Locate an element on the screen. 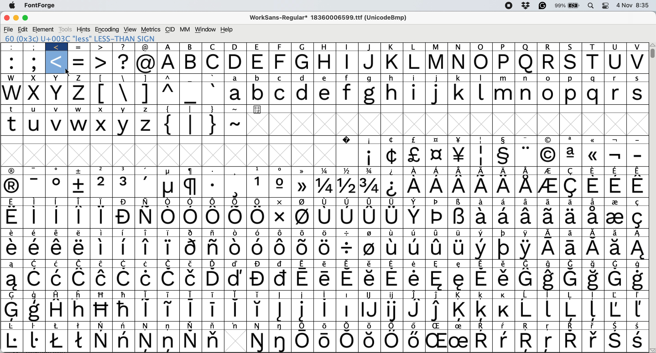 The image size is (656, 353). Symbol is located at coordinates (169, 295).